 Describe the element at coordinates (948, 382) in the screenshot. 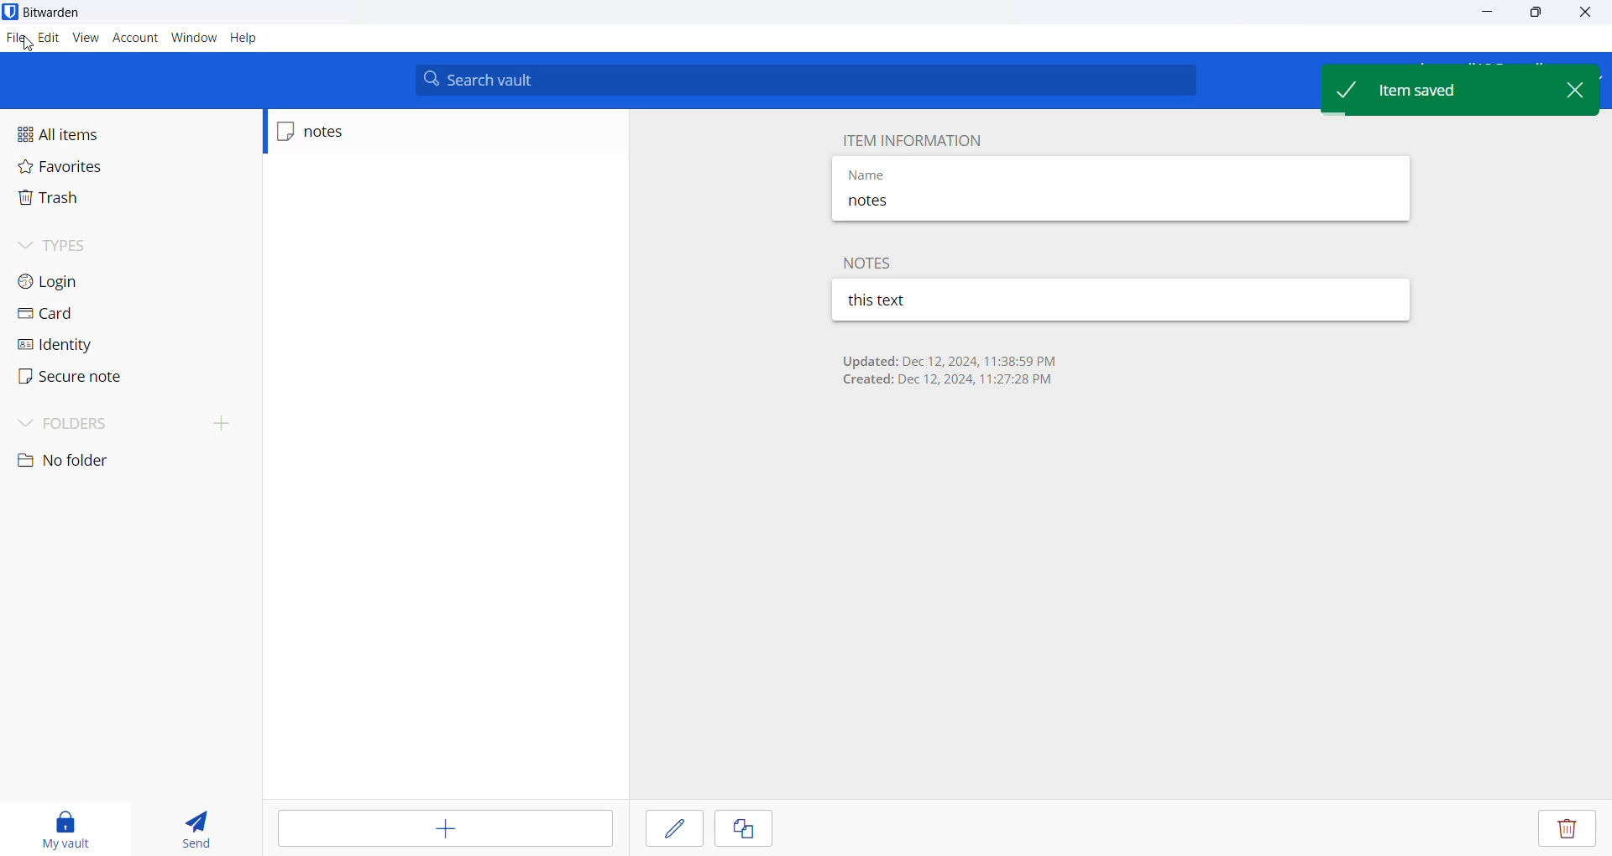

I see `created: Dec 12, 2024 11:27:29 PM` at that location.